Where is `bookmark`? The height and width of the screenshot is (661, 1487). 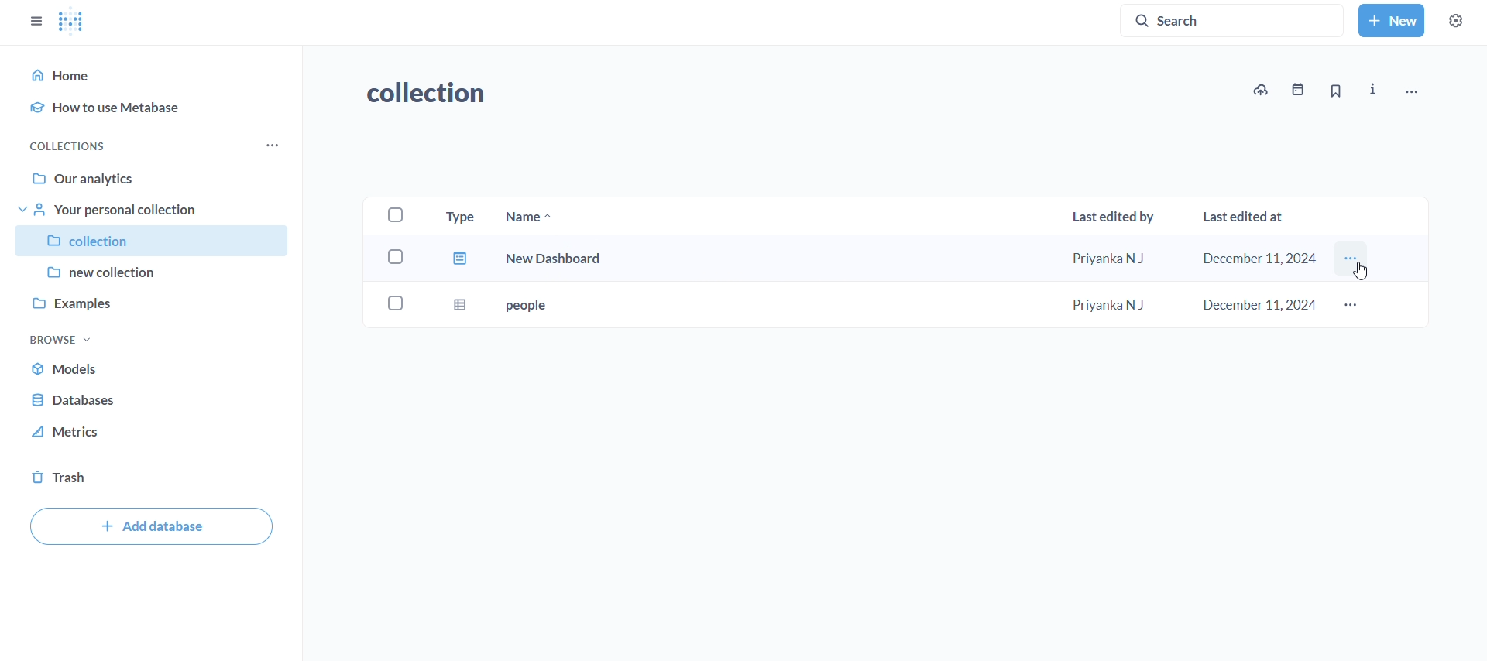 bookmark is located at coordinates (1335, 91).